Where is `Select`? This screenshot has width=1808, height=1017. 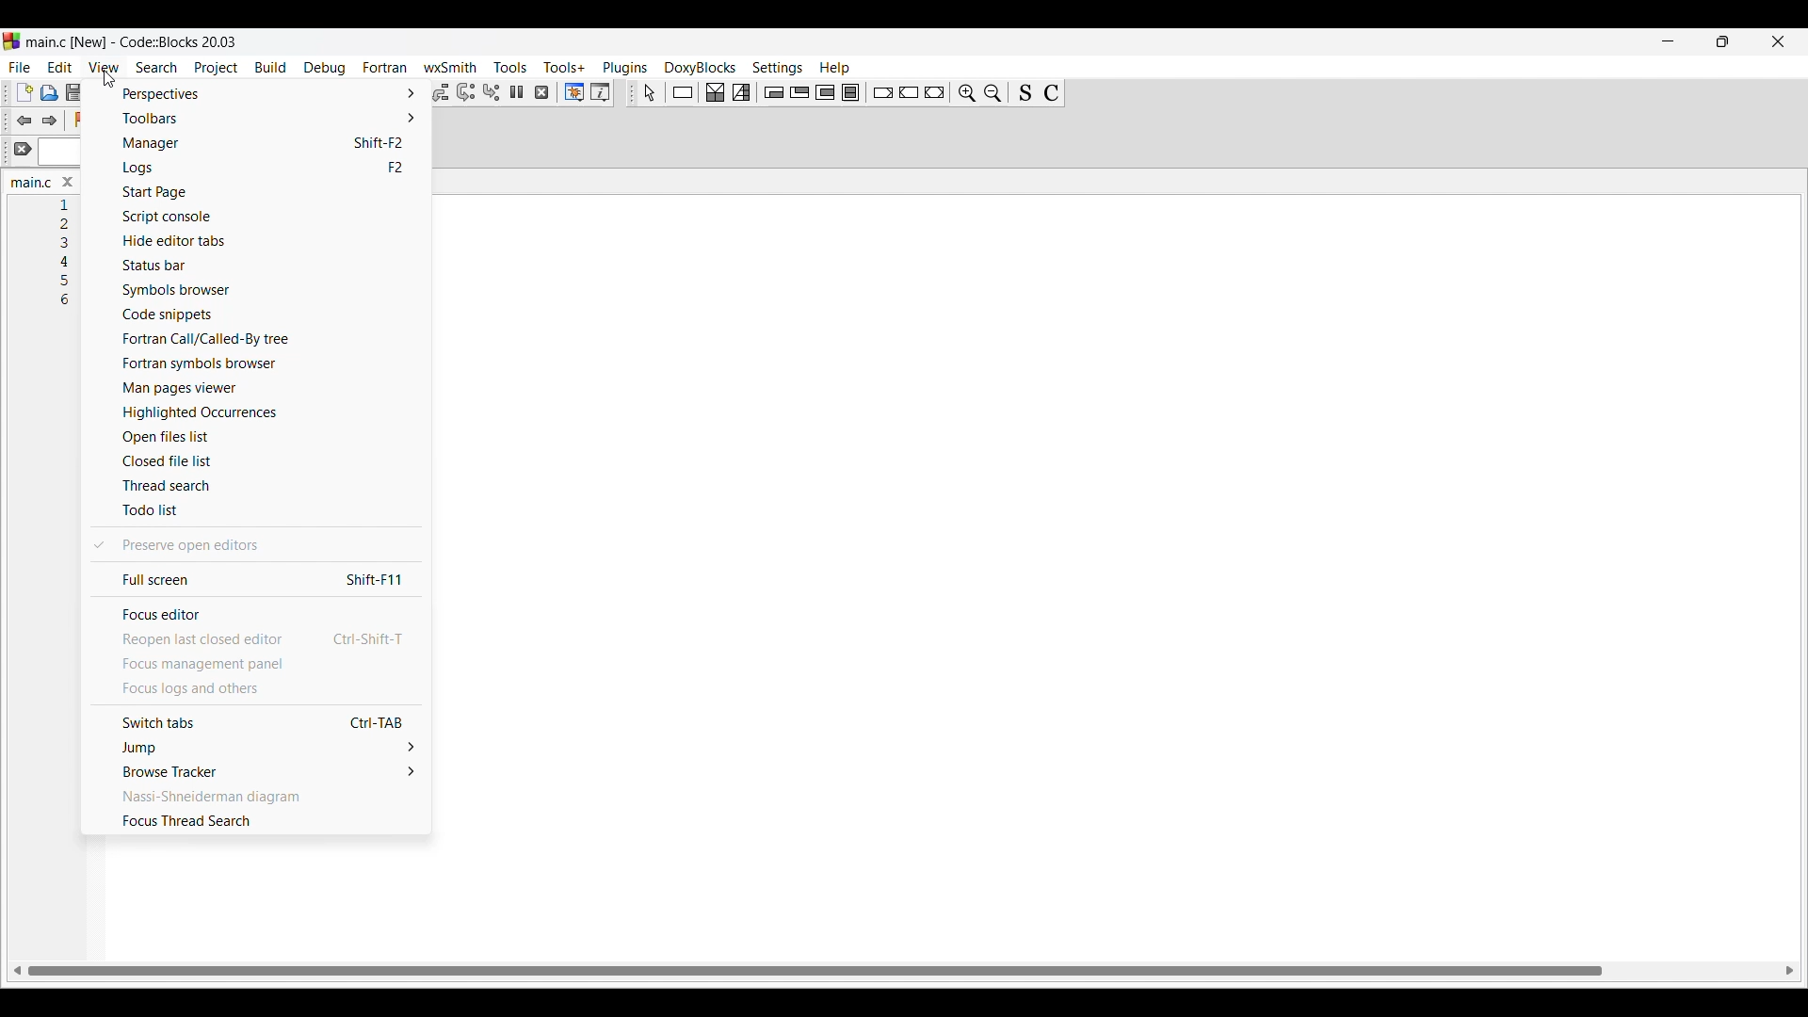 Select is located at coordinates (649, 93).